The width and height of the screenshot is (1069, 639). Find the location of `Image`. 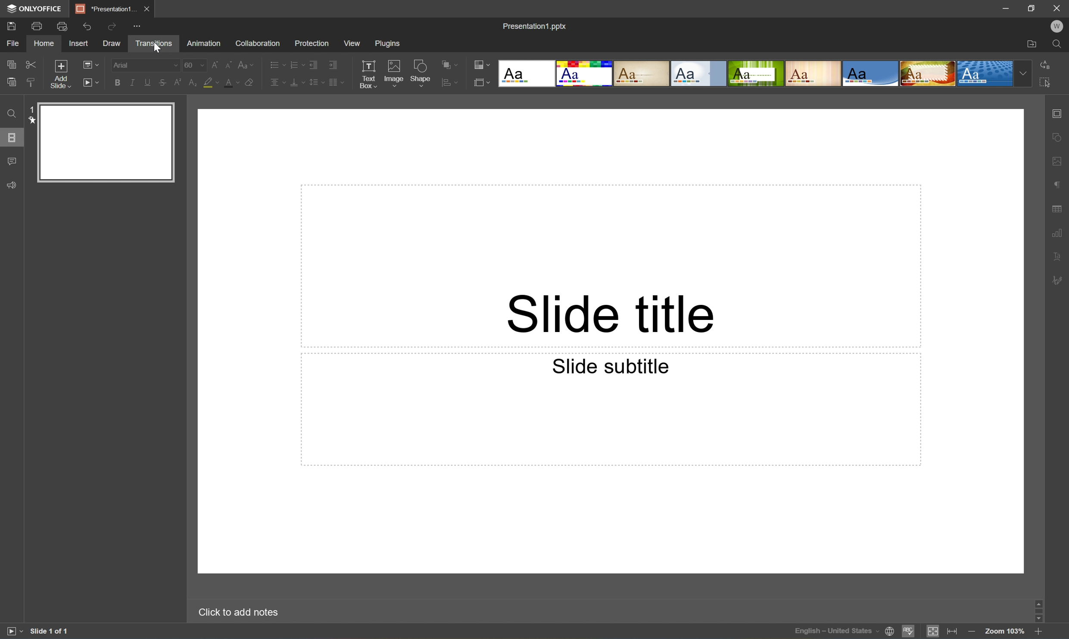

Image is located at coordinates (394, 73).